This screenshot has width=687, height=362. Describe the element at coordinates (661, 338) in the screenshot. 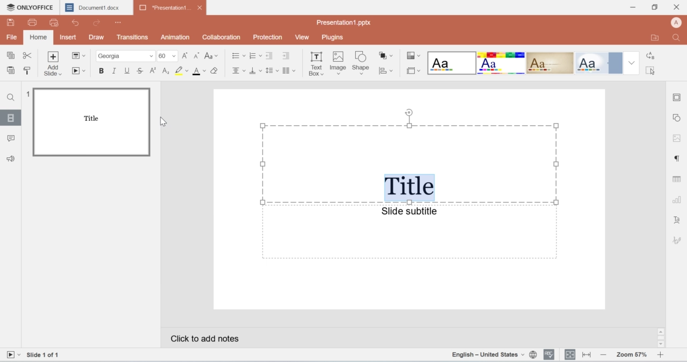

I see `scroll bar` at that location.